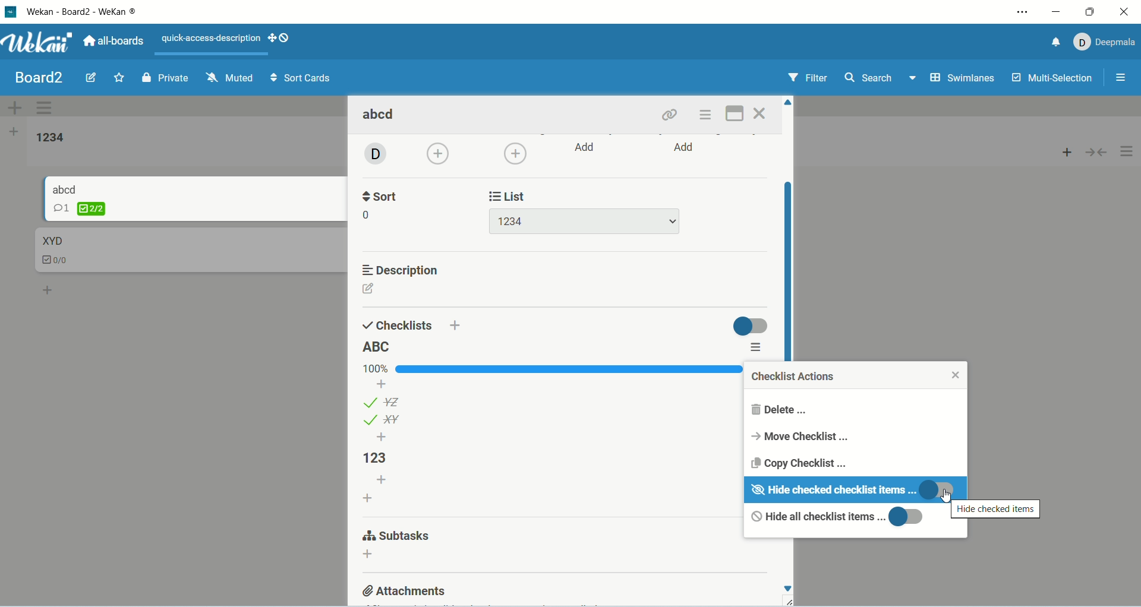  I want to click on edit, so click(369, 289).